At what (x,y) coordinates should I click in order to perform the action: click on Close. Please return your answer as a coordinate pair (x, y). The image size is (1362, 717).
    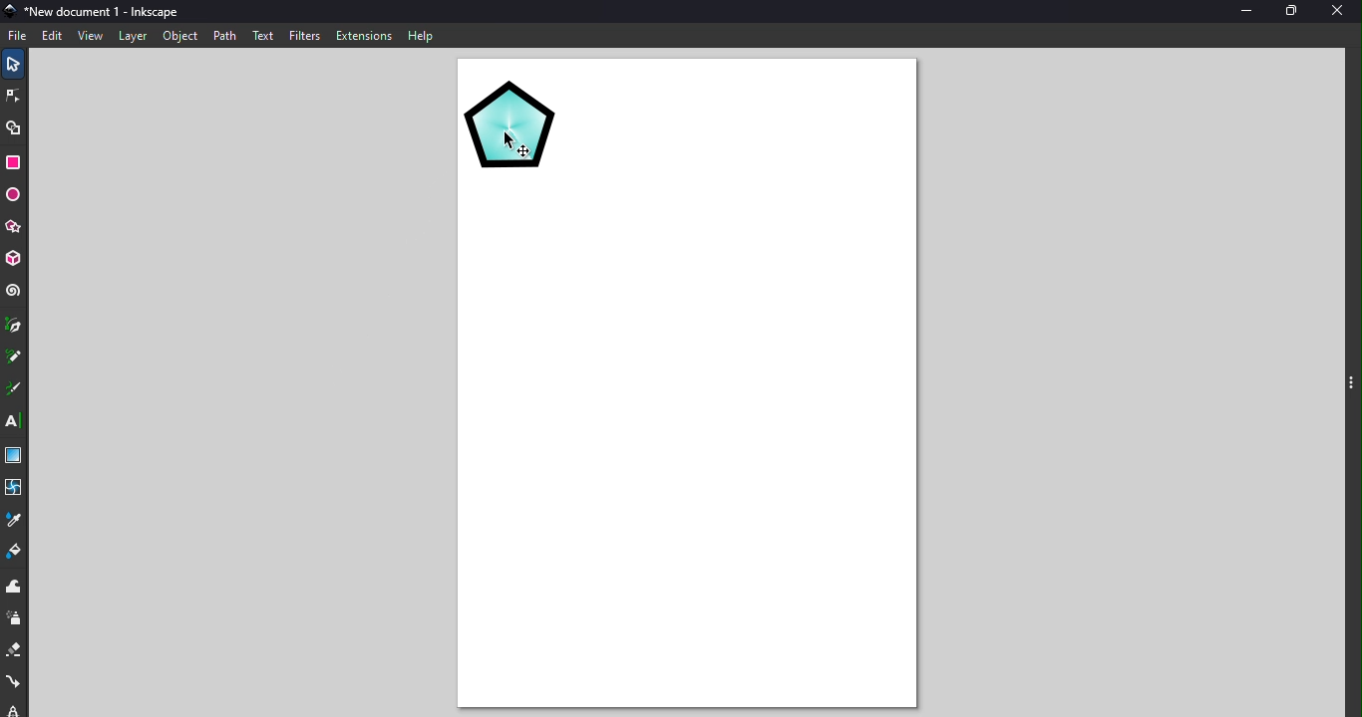
    Looking at the image, I should click on (1341, 11).